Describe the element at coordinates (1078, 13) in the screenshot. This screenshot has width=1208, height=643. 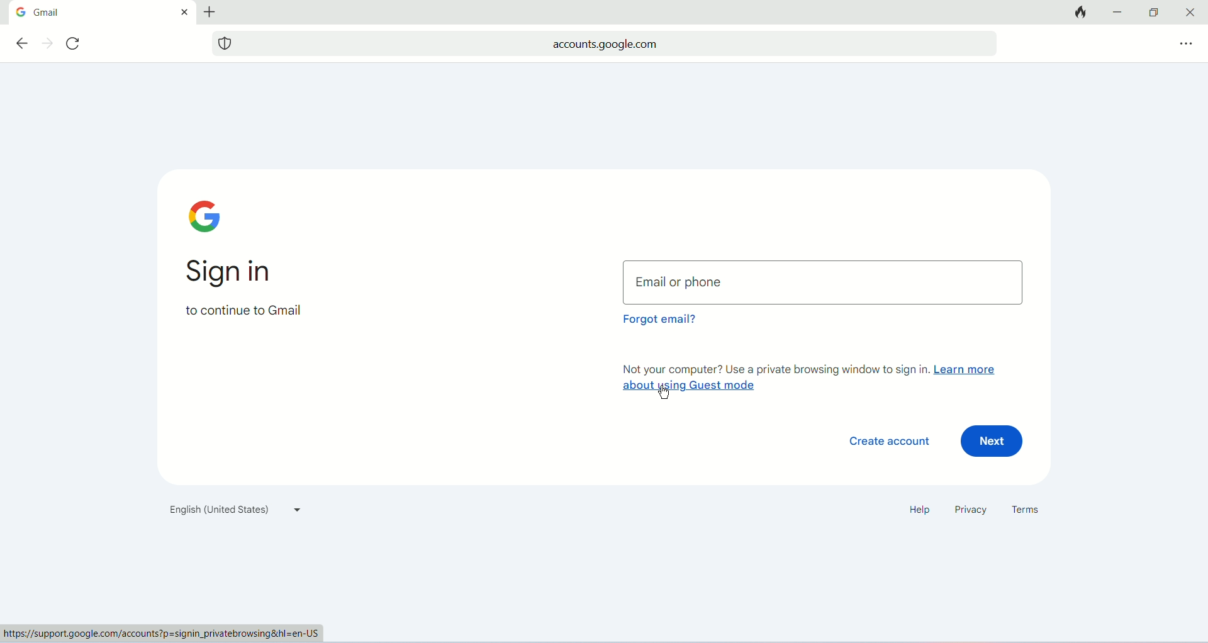
I see `close tabs and clear data` at that location.